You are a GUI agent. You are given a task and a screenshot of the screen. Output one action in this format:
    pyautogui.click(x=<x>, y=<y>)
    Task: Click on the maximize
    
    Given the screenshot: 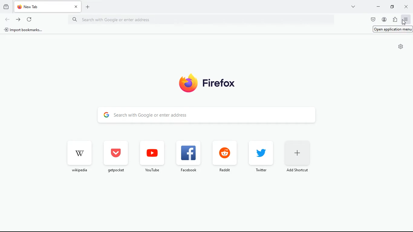 What is the action you would take?
    pyautogui.click(x=390, y=7)
    